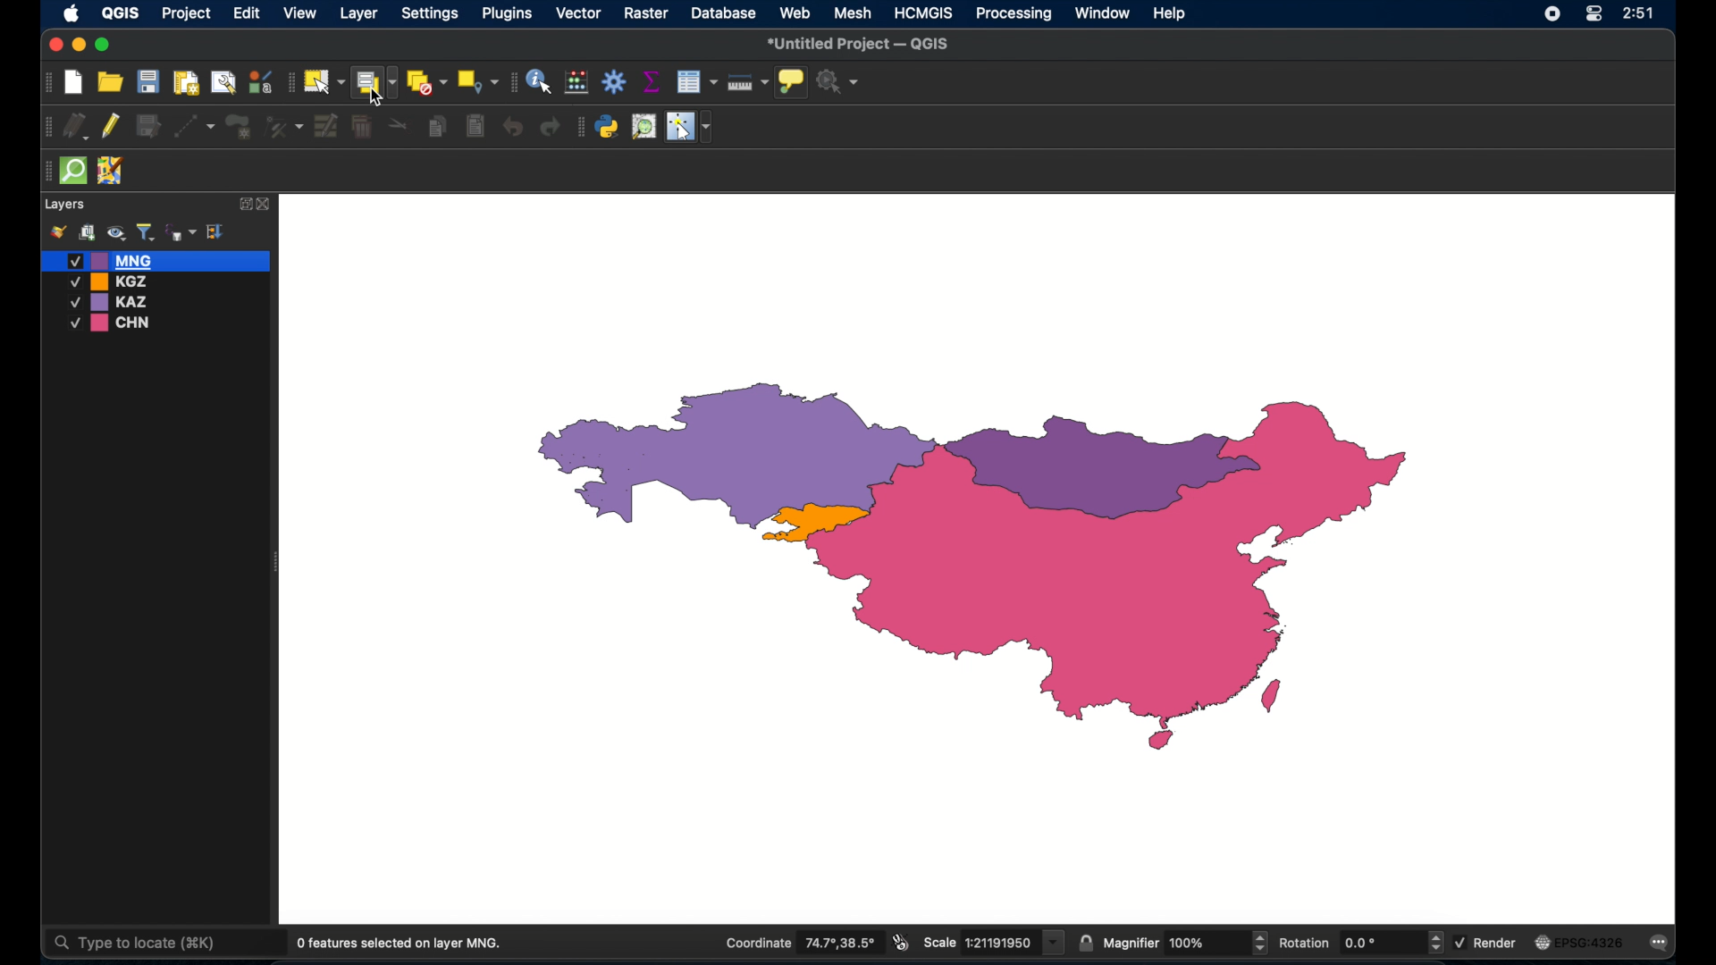  I want to click on minimize, so click(80, 46).